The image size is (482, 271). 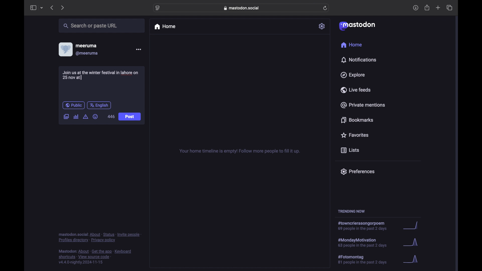 What do you see at coordinates (42, 8) in the screenshot?
I see `tab group picker` at bounding box center [42, 8].